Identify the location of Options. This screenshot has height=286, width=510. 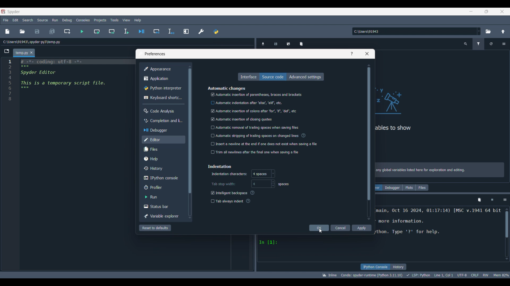
(504, 44).